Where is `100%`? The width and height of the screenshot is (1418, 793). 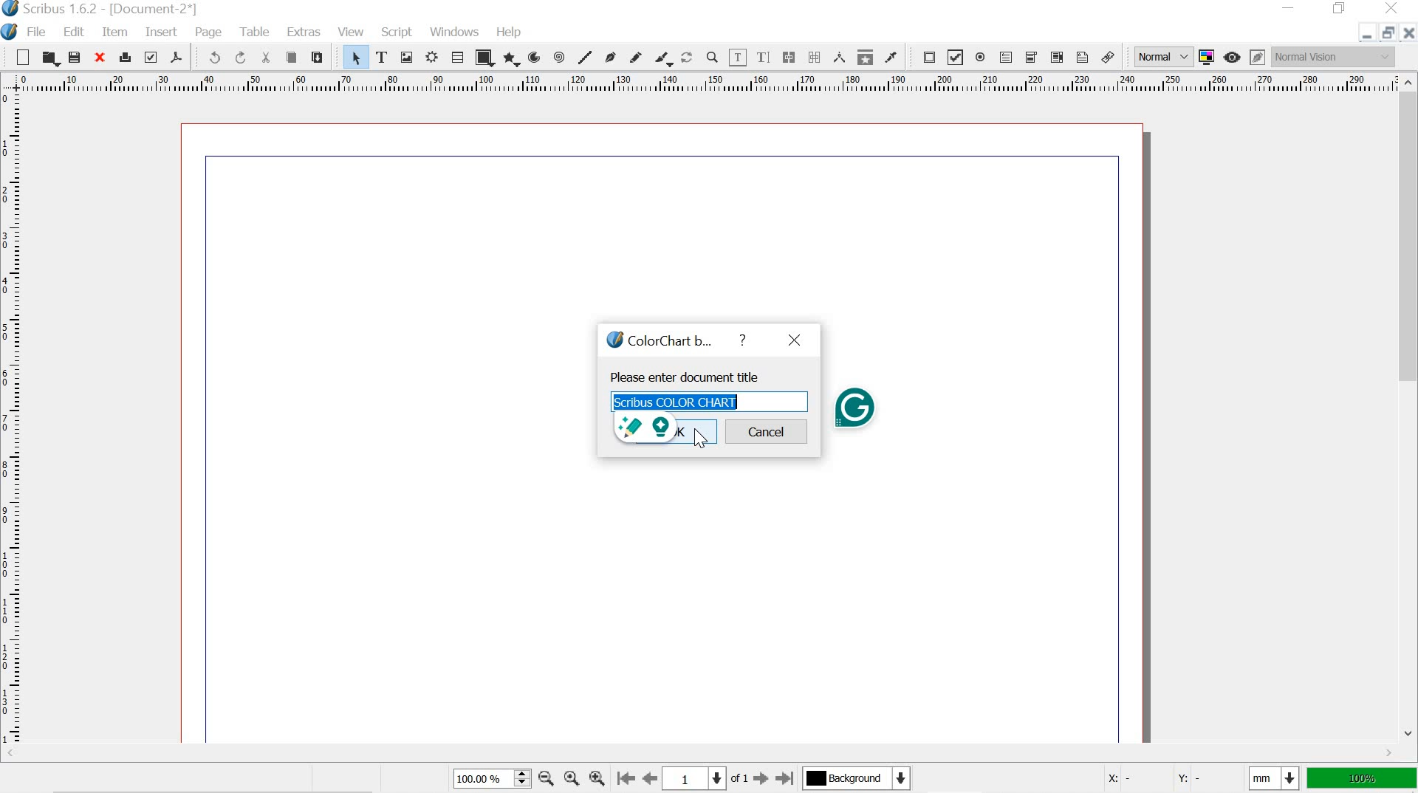
100% is located at coordinates (1362, 778).